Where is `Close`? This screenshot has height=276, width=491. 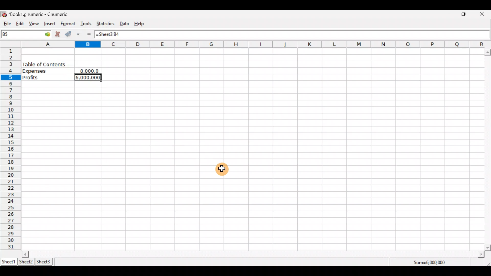
Close is located at coordinates (484, 14).